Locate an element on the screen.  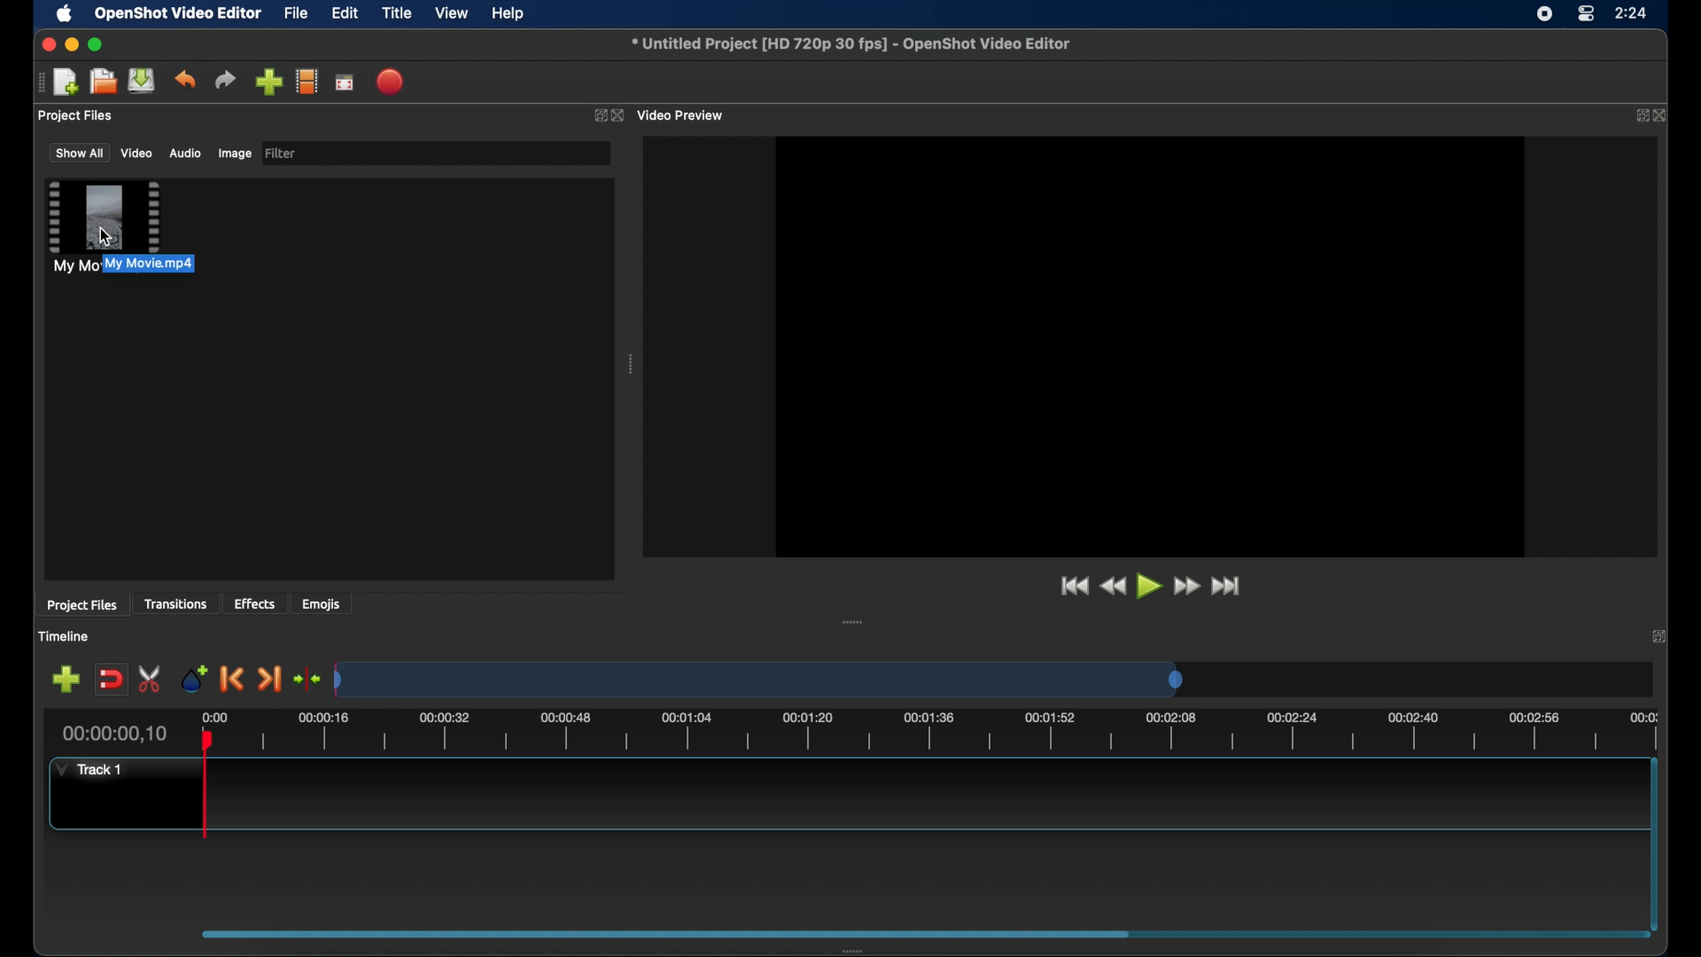
save project files is located at coordinates (142, 81).